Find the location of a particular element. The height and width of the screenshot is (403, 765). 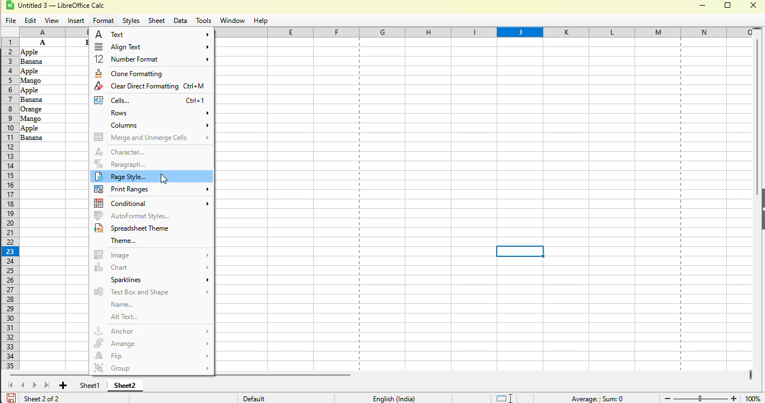

maximize is located at coordinates (729, 5).